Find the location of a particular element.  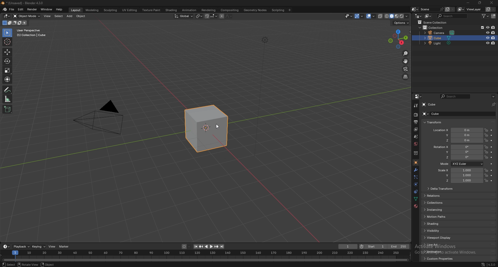

view layer is located at coordinates (417, 129).